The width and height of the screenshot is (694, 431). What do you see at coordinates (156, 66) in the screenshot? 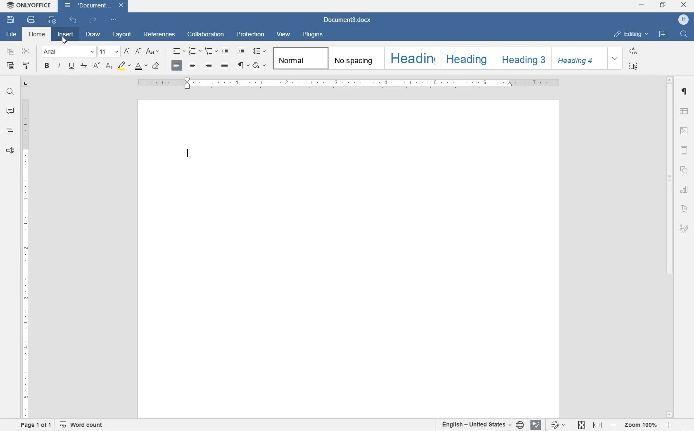
I see `CLEAR STYLE` at bounding box center [156, 66].